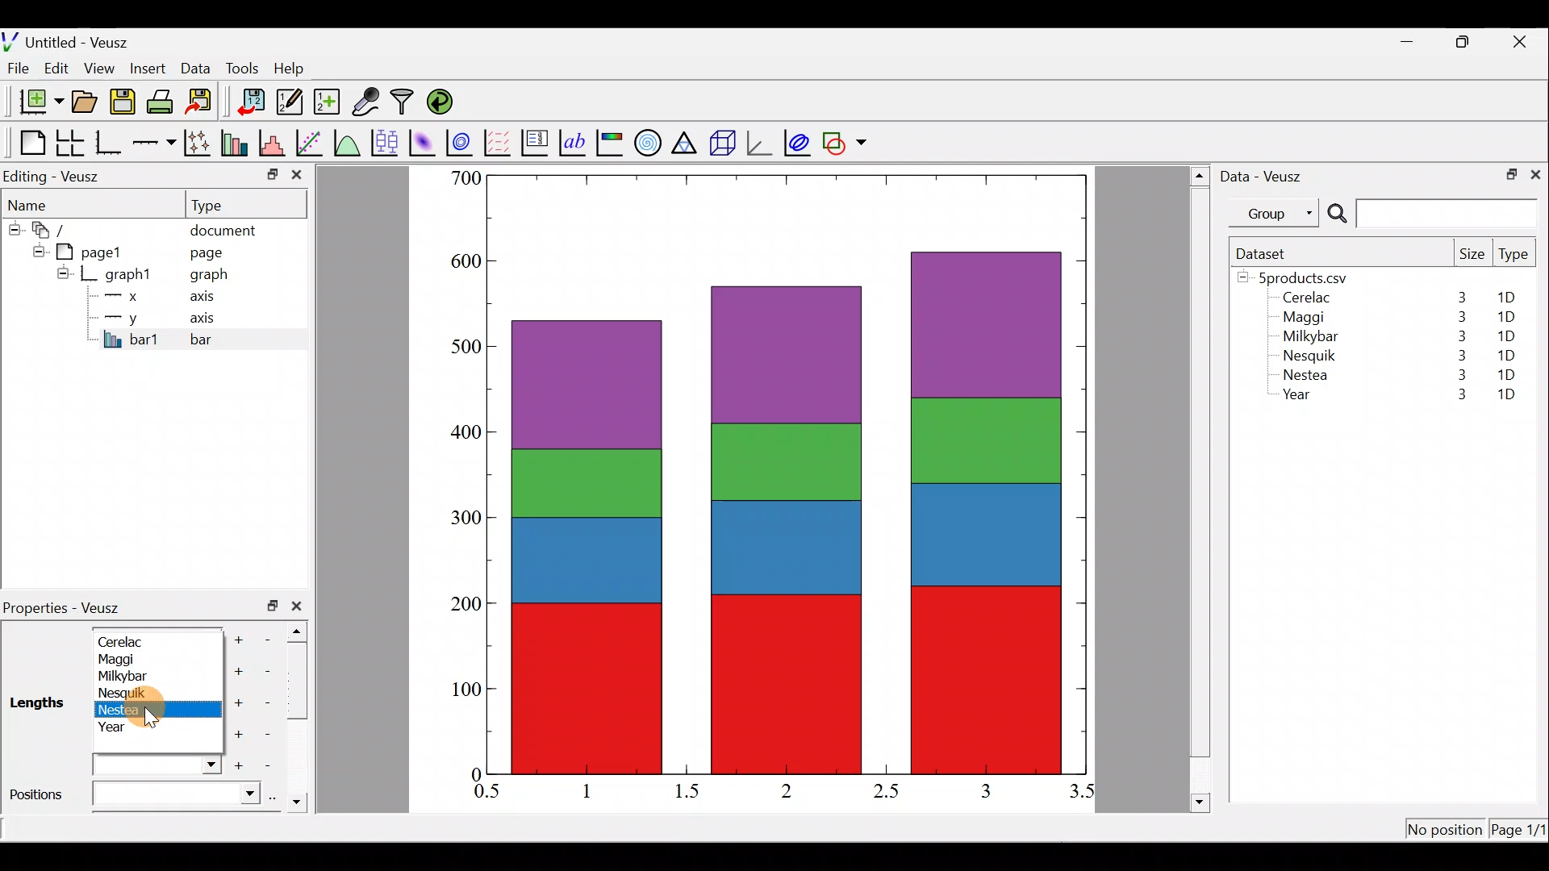 The width and height of the screenshot is (1549, 871). I want to click on Data, so click(195, 67).